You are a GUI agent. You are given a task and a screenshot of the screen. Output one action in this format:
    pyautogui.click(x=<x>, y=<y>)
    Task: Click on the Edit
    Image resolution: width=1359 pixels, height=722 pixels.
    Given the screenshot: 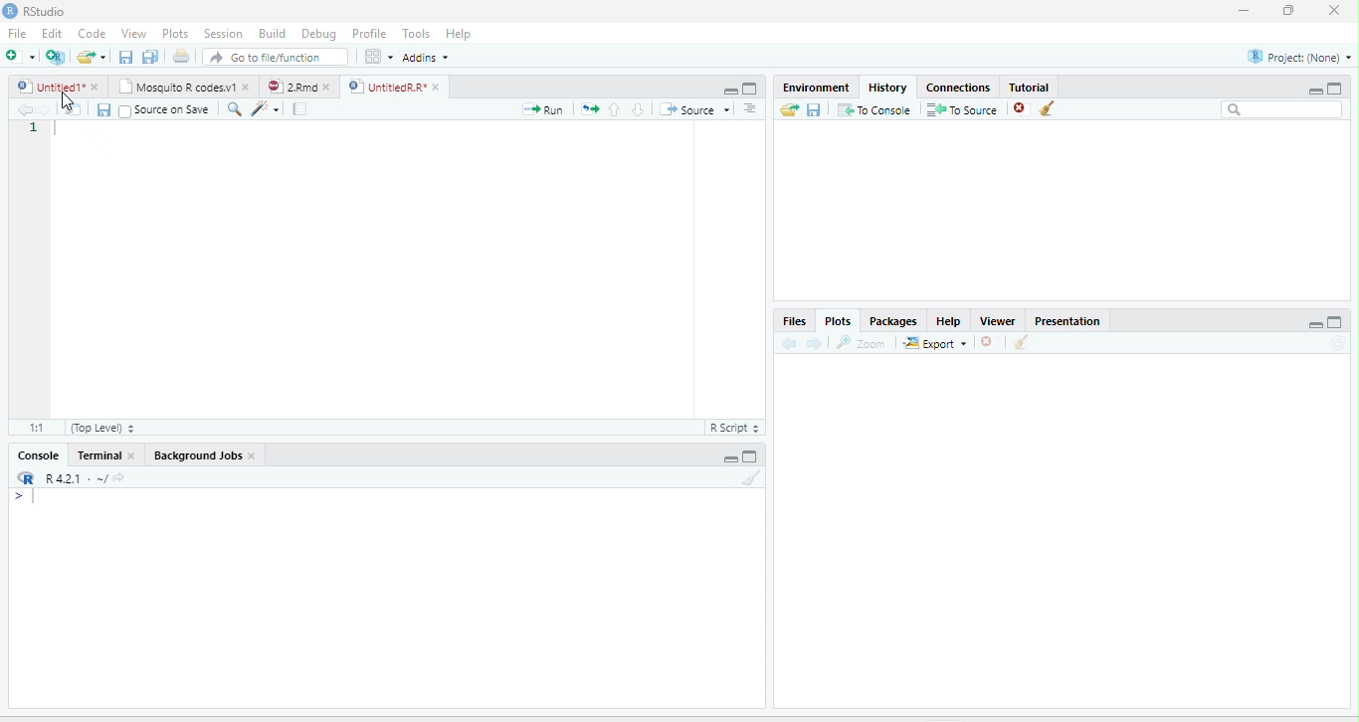 What is the action you would take?
    pyautogui.click(x=51, y=33)
    